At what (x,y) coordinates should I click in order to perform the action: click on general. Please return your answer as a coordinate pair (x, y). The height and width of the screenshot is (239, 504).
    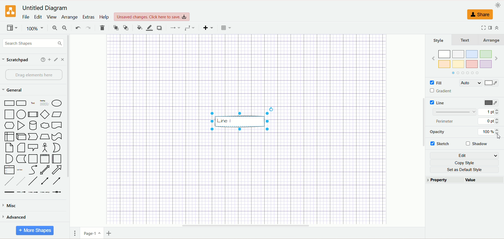
    Looking at the image, I should click on (13, 90).